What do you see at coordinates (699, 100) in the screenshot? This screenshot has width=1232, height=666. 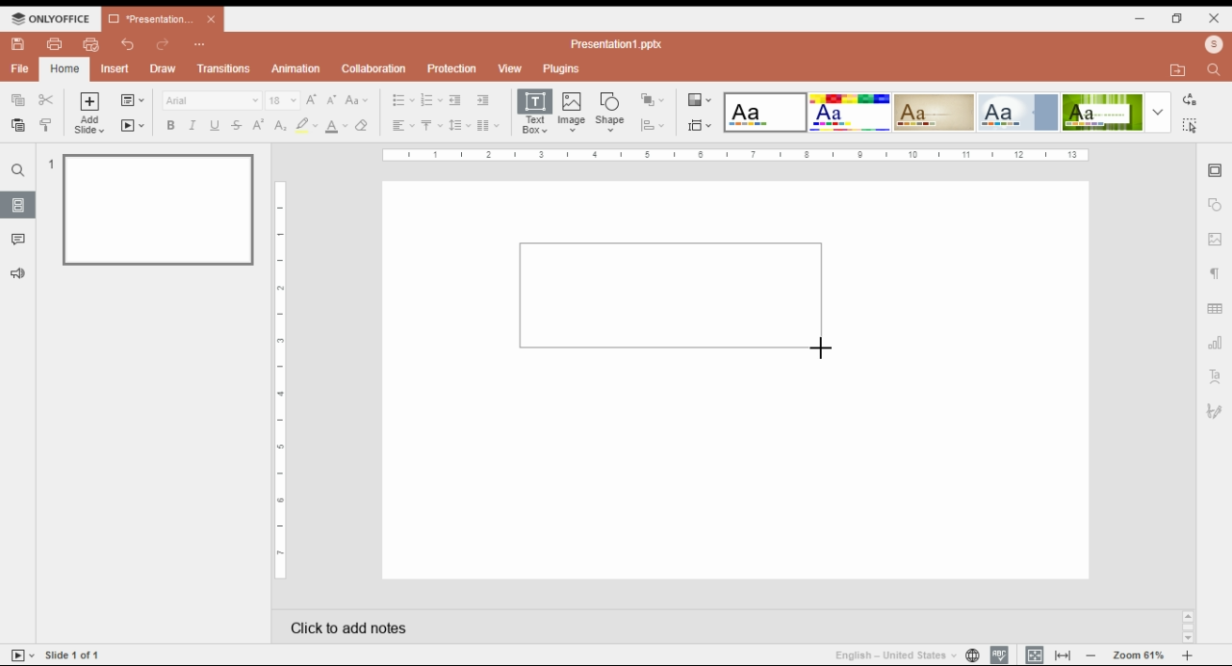 I see `color themes` at bounding box center [699, 100].